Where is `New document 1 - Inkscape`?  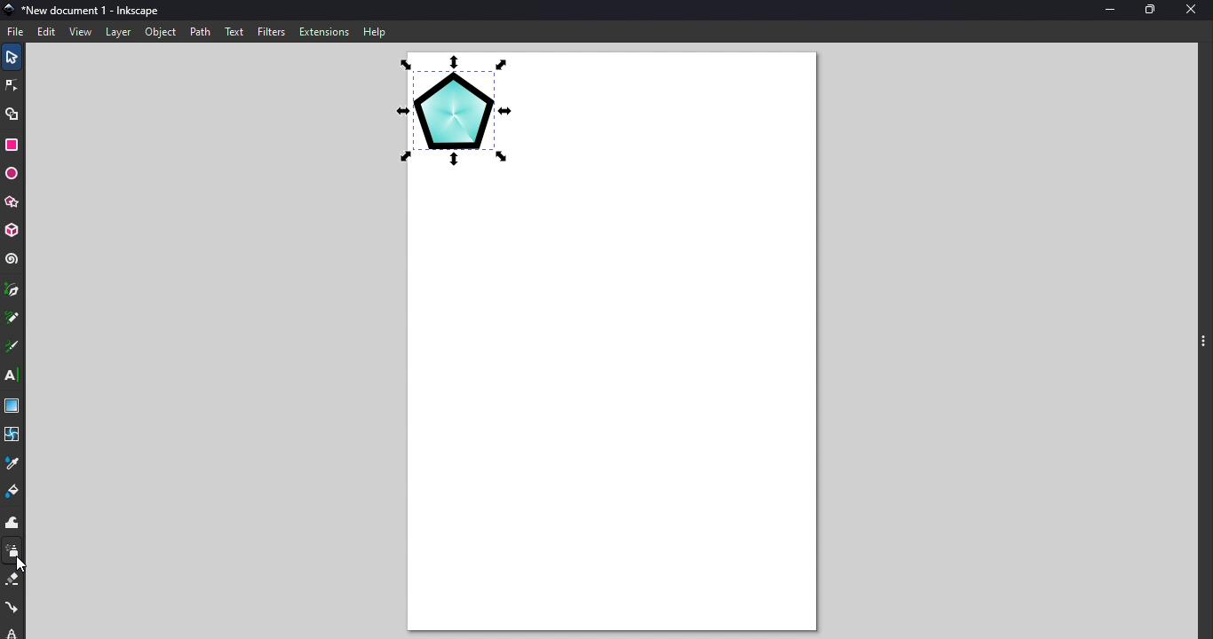
New document 1 - Inkscape is located at coordinates (94, 9).